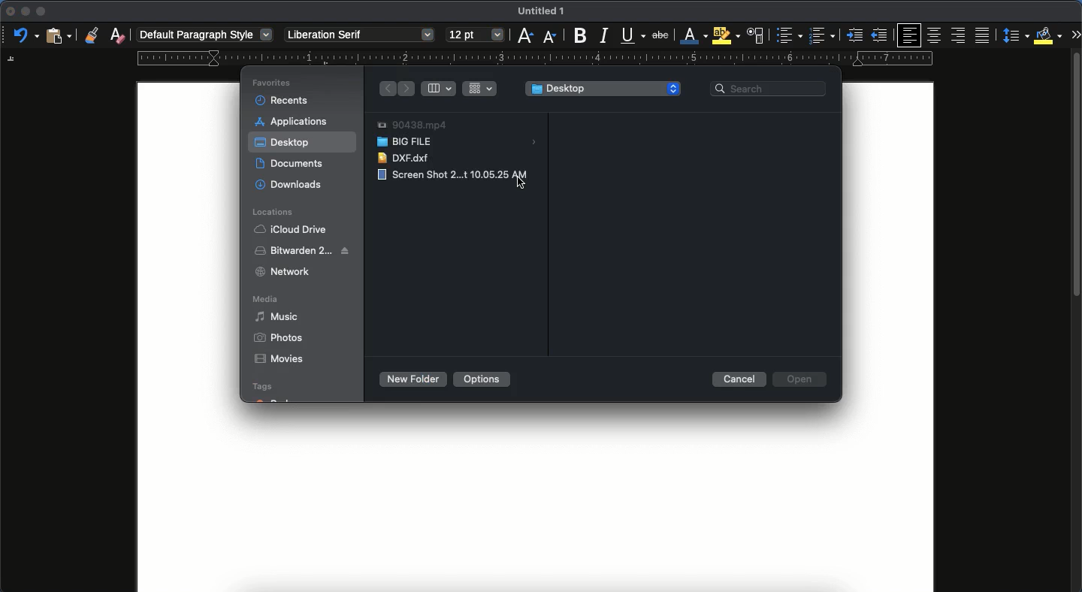  I want to click on open, so click(802, 379).